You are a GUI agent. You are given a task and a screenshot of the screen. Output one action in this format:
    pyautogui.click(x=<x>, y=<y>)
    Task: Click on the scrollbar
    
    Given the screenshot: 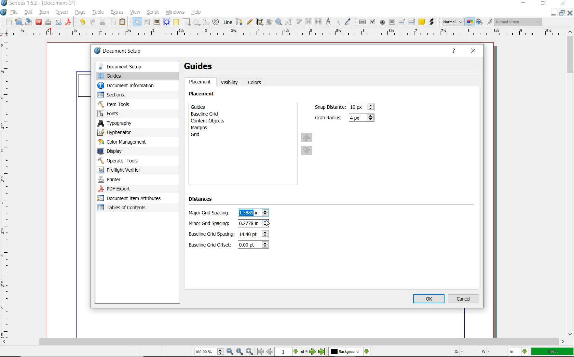 What is the action you would take?
    pyautogui.click(x=283, y=342)
    